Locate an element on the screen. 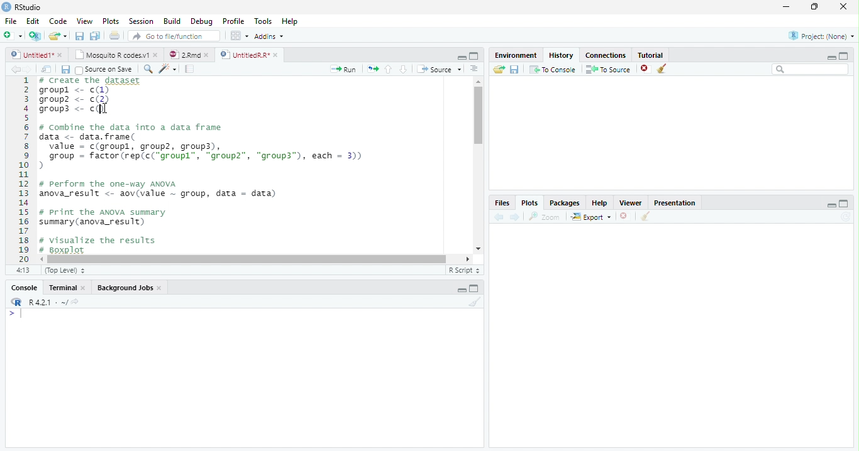 This screenshot has width=859, height=451. maximize is located at coordinates (846, 55).